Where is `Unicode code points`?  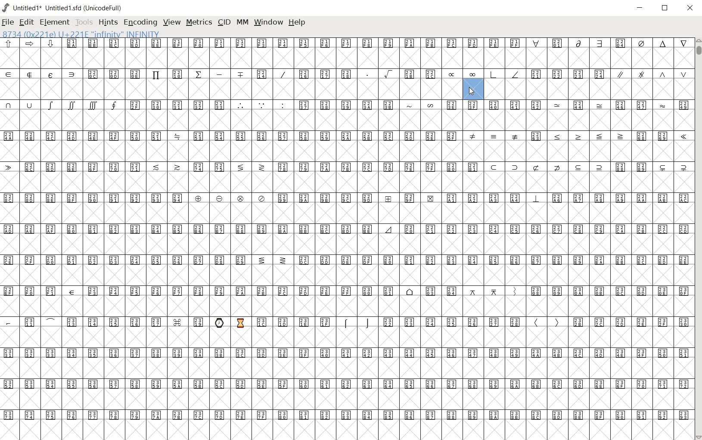
Unicode code points is located at coordinates (349, 385).